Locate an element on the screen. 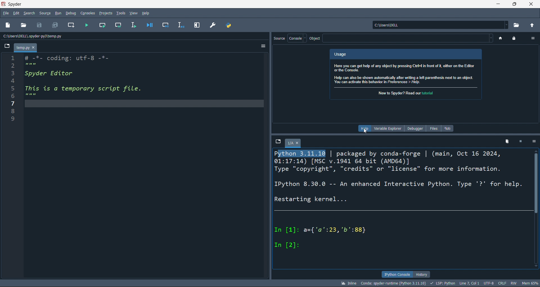 This screenshot has width=540, height=287. debug file is located at coordinates (149, 26).